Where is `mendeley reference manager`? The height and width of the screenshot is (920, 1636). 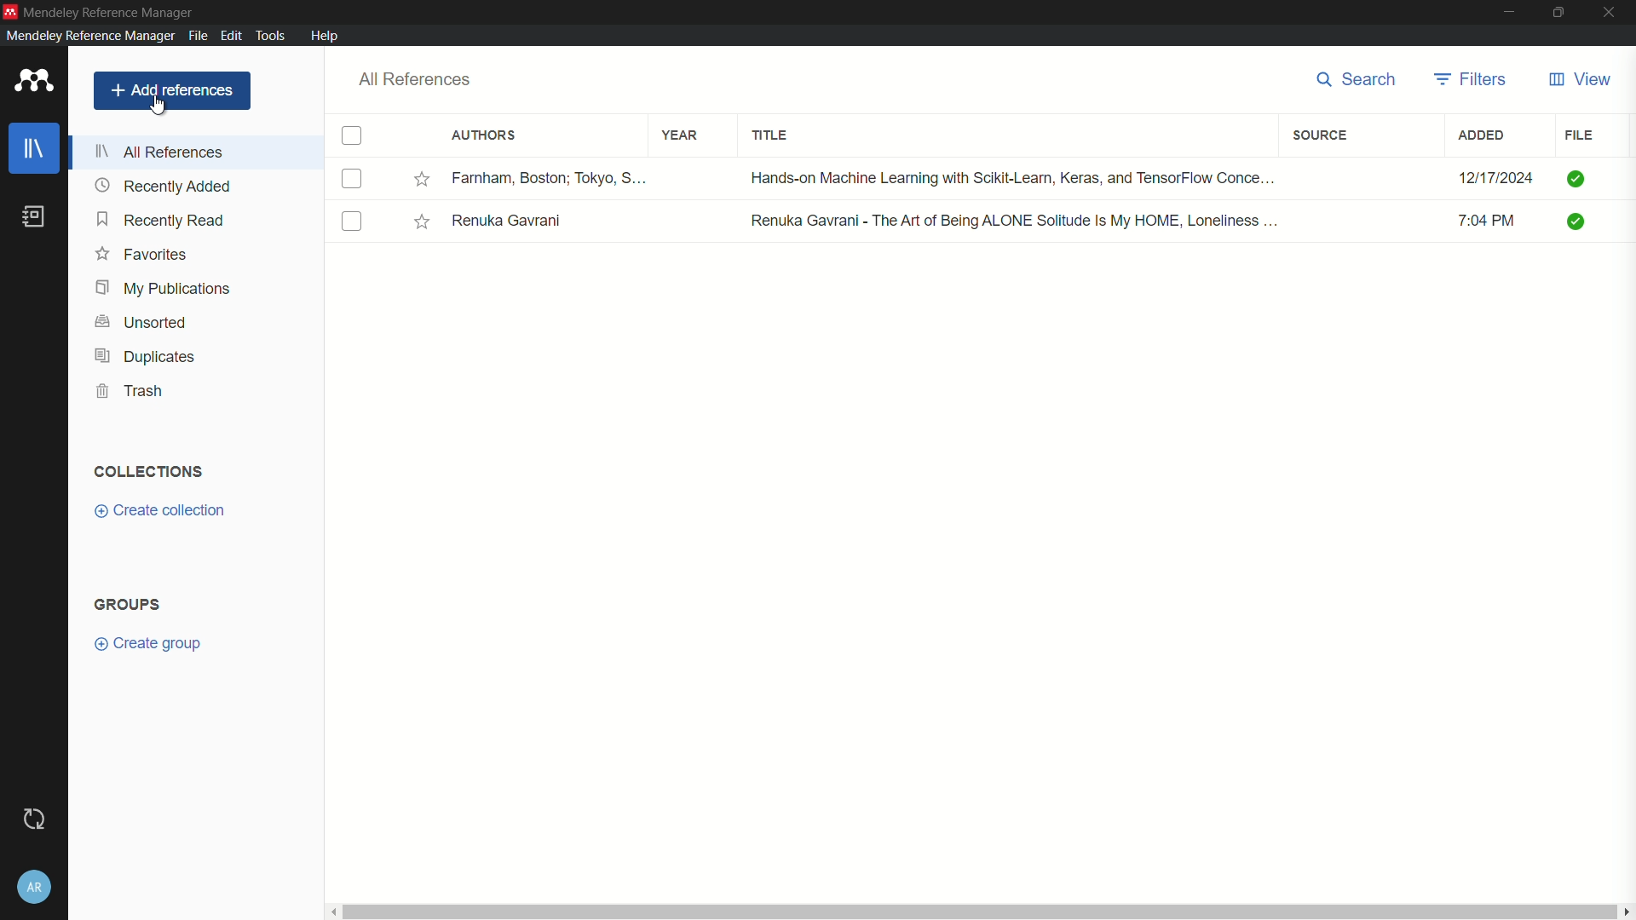 mendeley reference manager is located at coordinates (110, 14).